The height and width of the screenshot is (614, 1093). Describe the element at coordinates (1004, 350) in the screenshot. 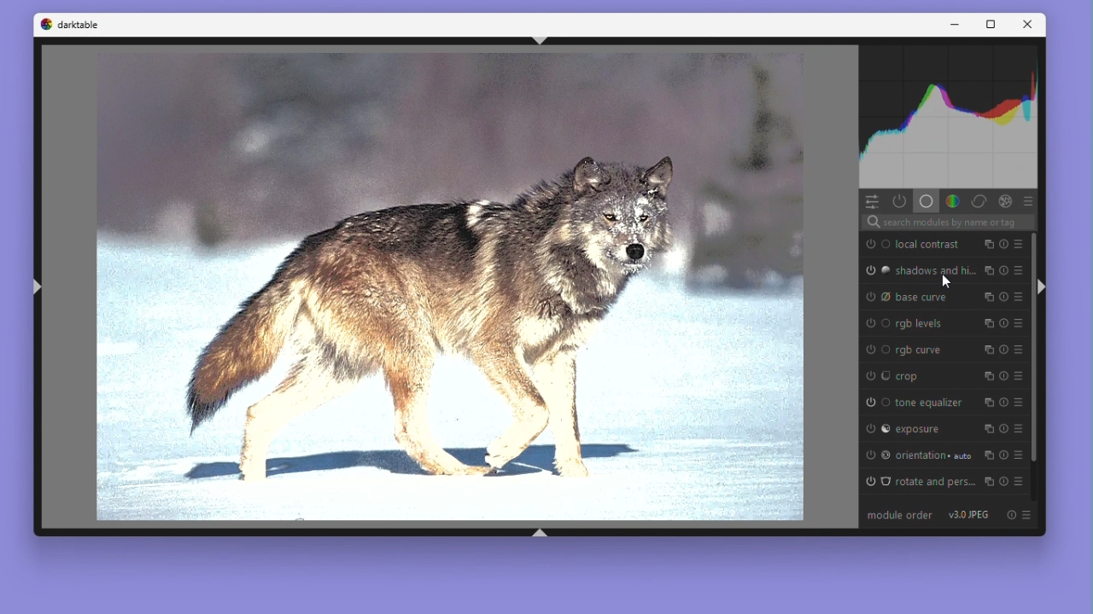

I see `reset parameters` at that location.